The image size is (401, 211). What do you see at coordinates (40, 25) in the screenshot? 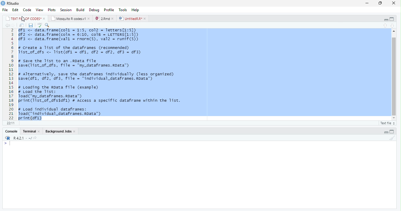
I see `spelling check` at bounding box center [40, 25].